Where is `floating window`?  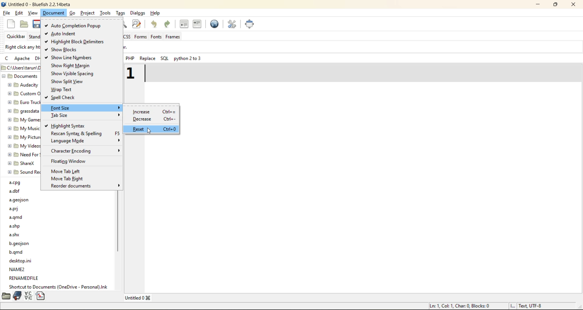
floating window is located at coordinates (70, 162).